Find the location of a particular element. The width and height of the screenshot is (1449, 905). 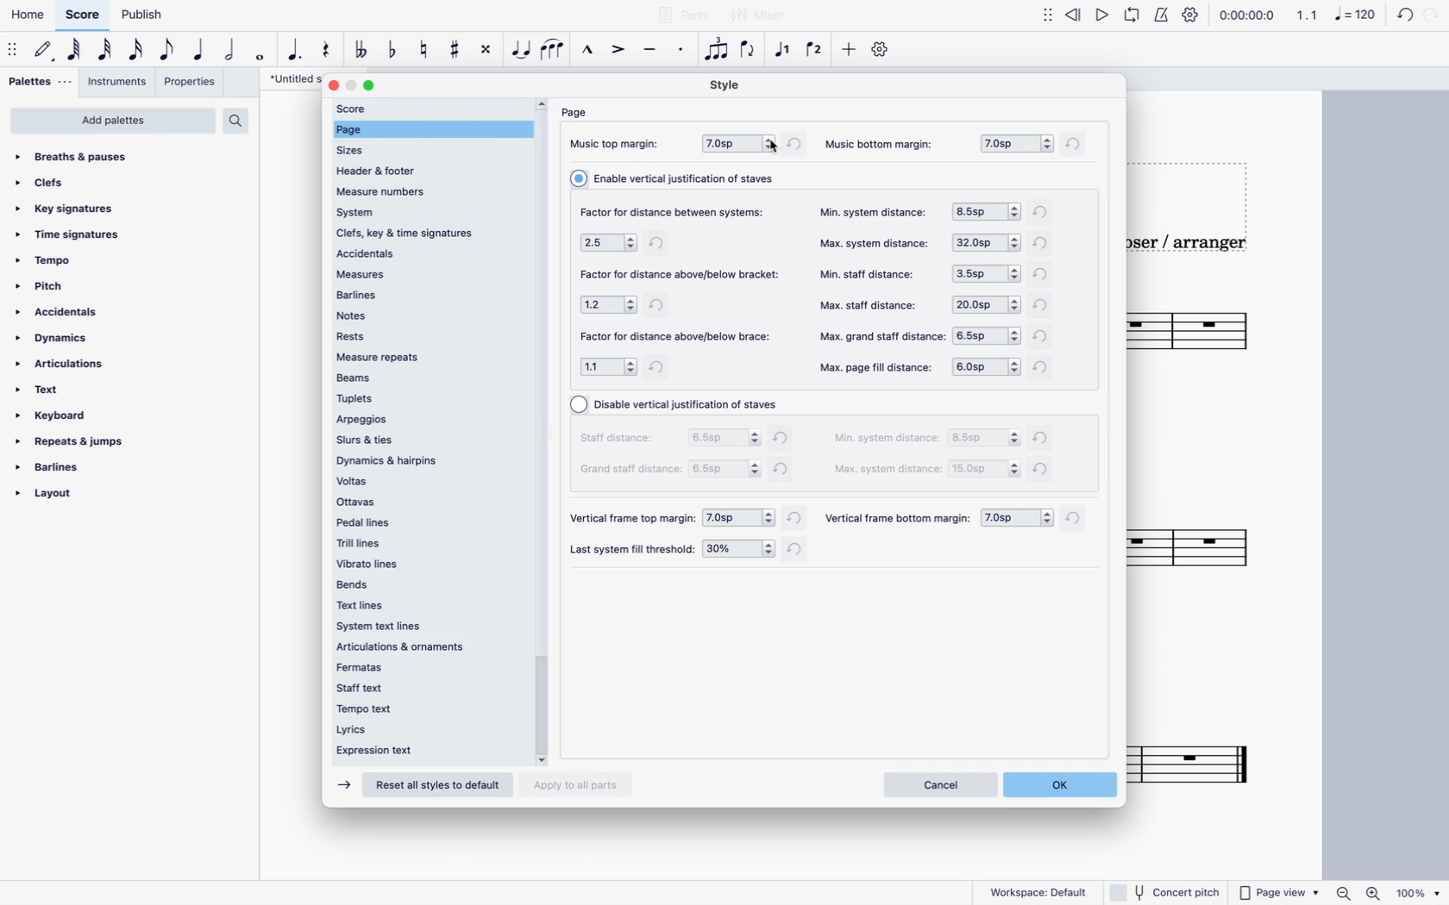

default is located at coordinates (44, 52).